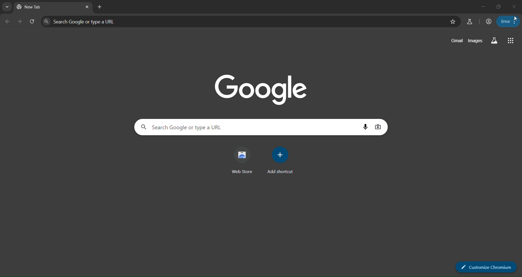 Image resolution: width=522 pixels, height=277 pixels. What do you see at coordinates (367, 128) in the screenshot?
I see `voice search` at bounding box center [367, 128].